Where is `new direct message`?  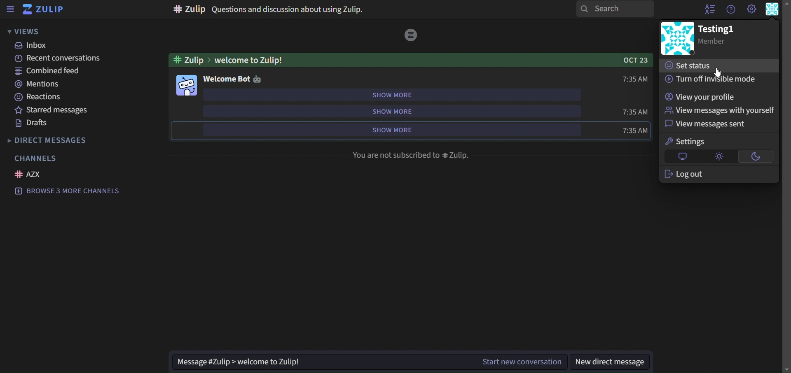
new direct message is located at coordinates (613, 357).